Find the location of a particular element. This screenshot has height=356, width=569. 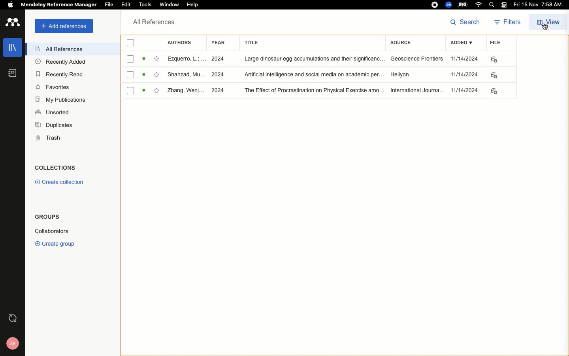

Internet is located at coordinates (479, 5).